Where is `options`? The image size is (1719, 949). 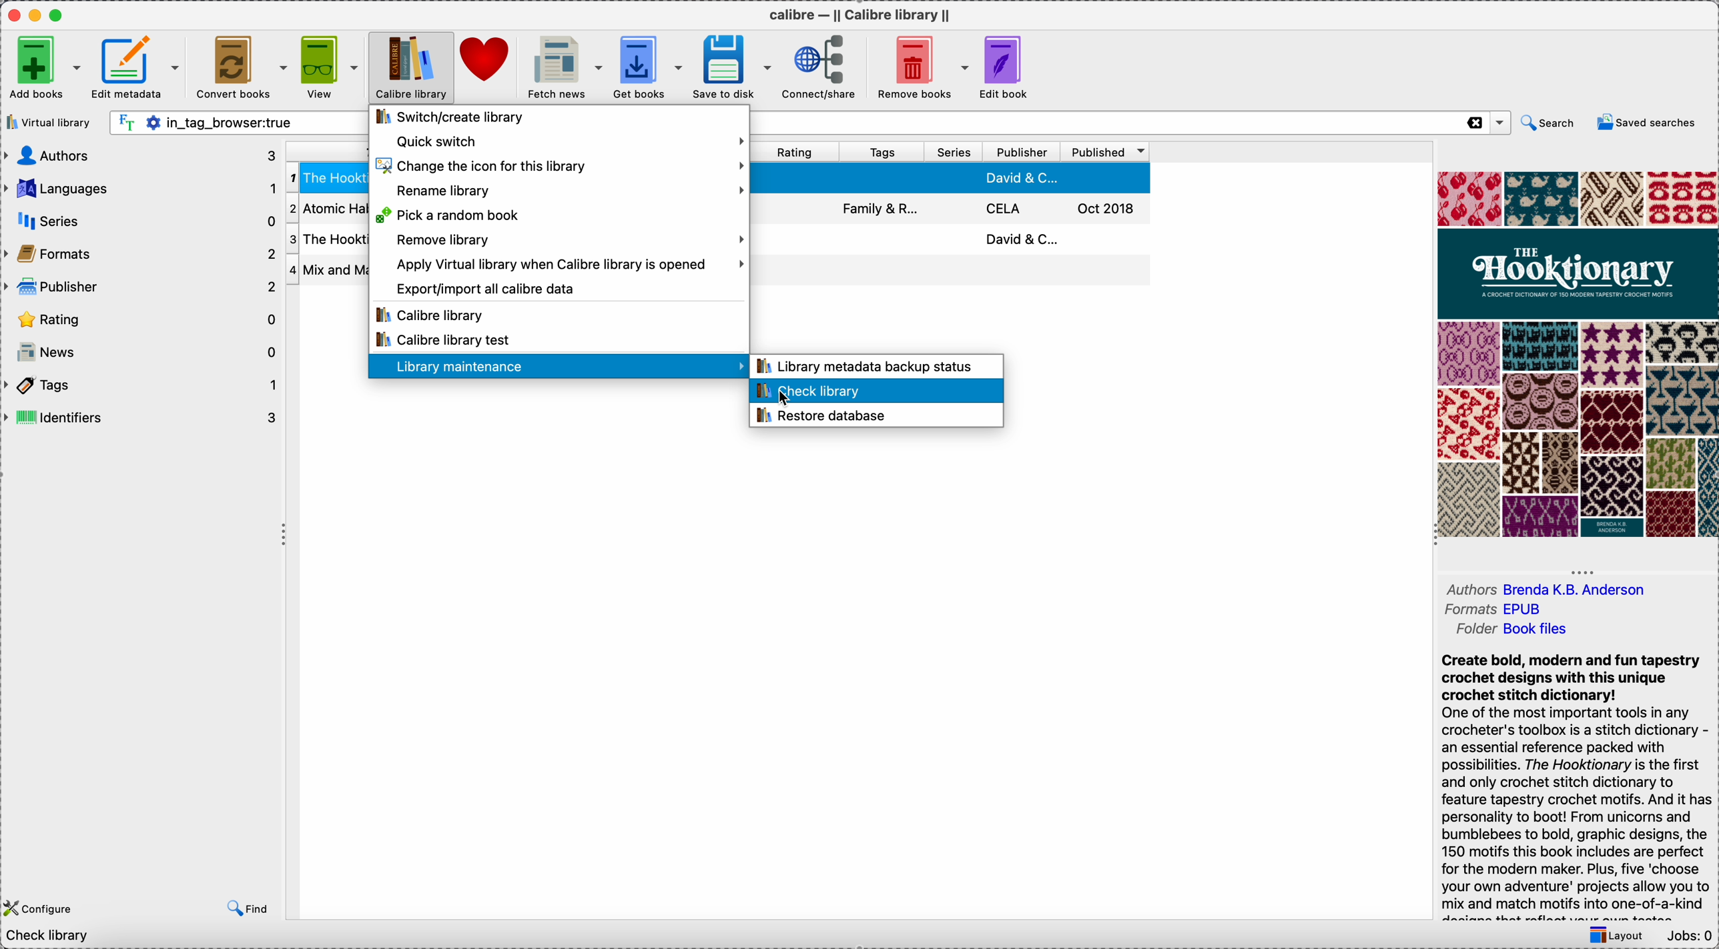 options is located at coordinates (1499, 123).